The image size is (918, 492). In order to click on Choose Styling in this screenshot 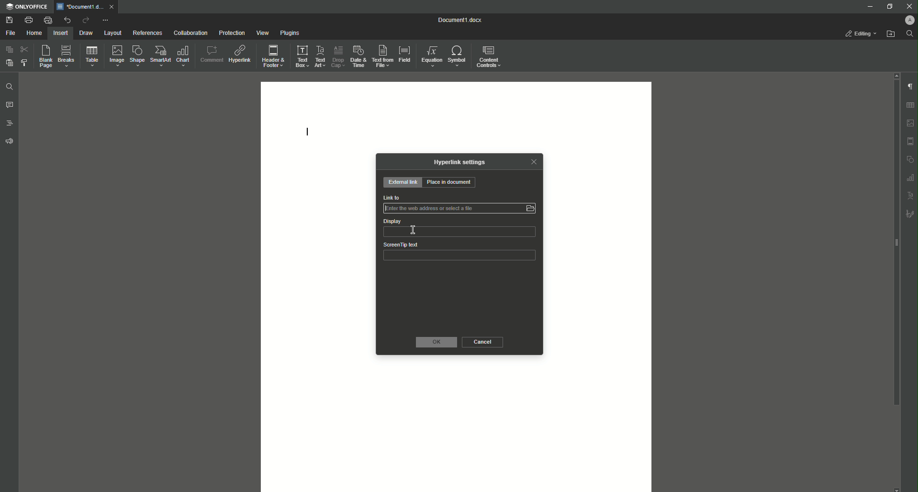, I will do `click(23, 63)`.